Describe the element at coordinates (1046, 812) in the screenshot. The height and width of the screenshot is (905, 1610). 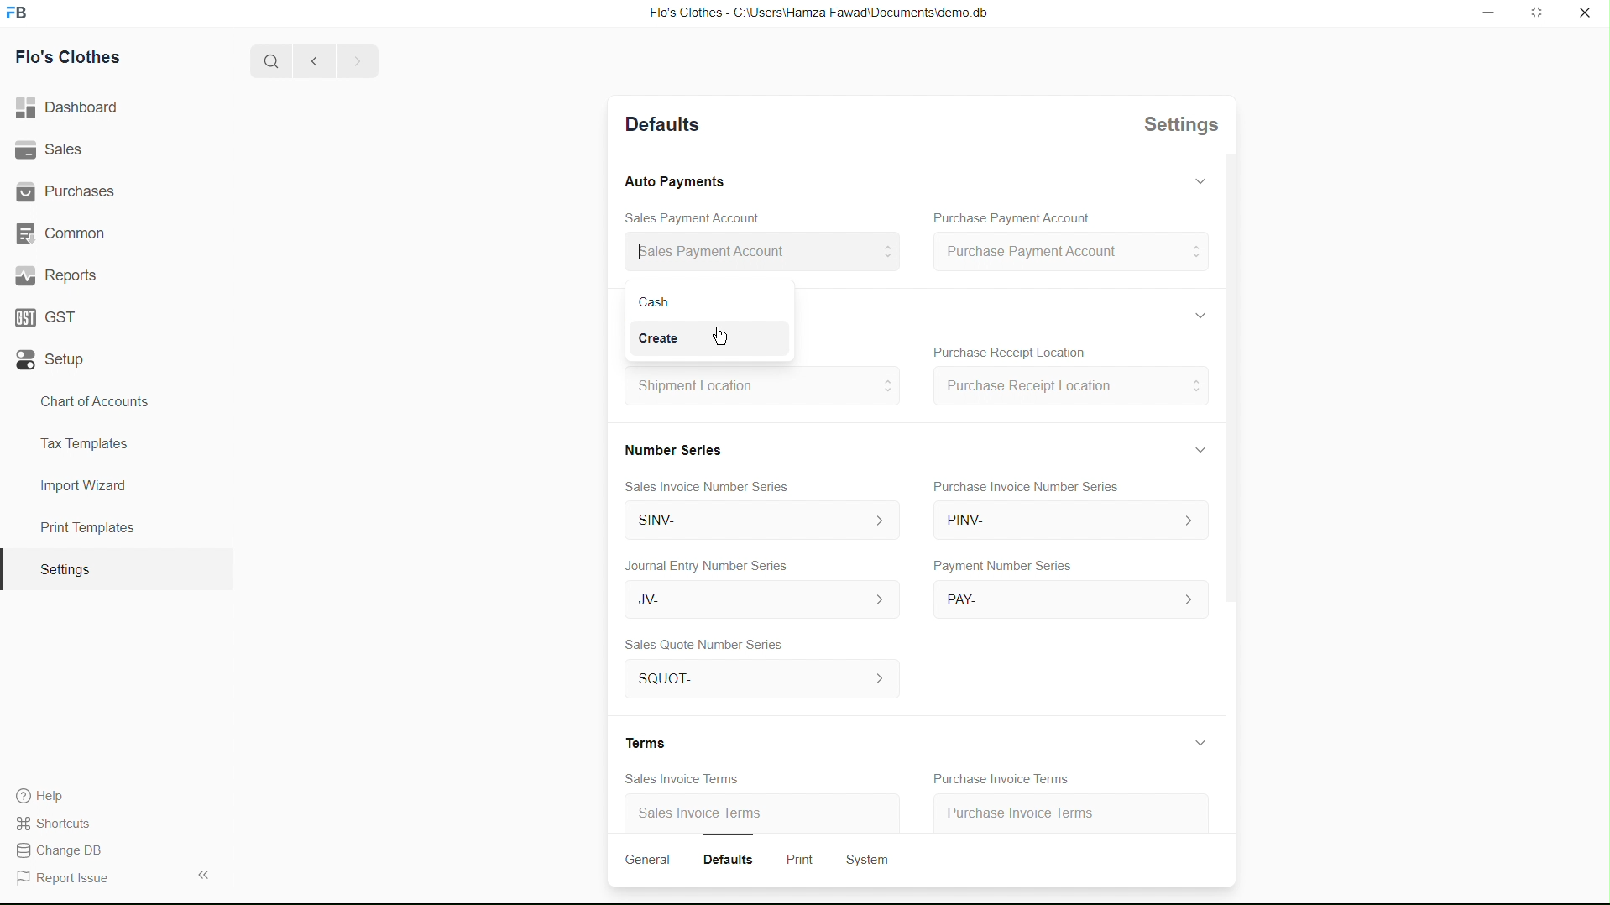
I see `Purchase Invoice Terms` at that location.